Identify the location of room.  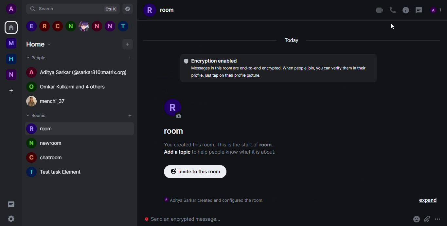
(53, 145).